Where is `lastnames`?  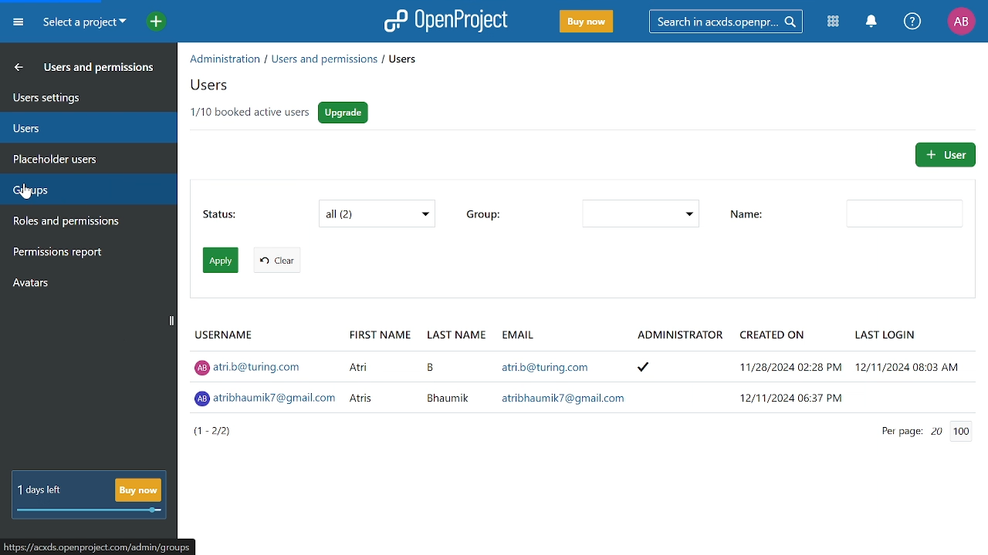 lastnames is located at coordinates (445, 385).